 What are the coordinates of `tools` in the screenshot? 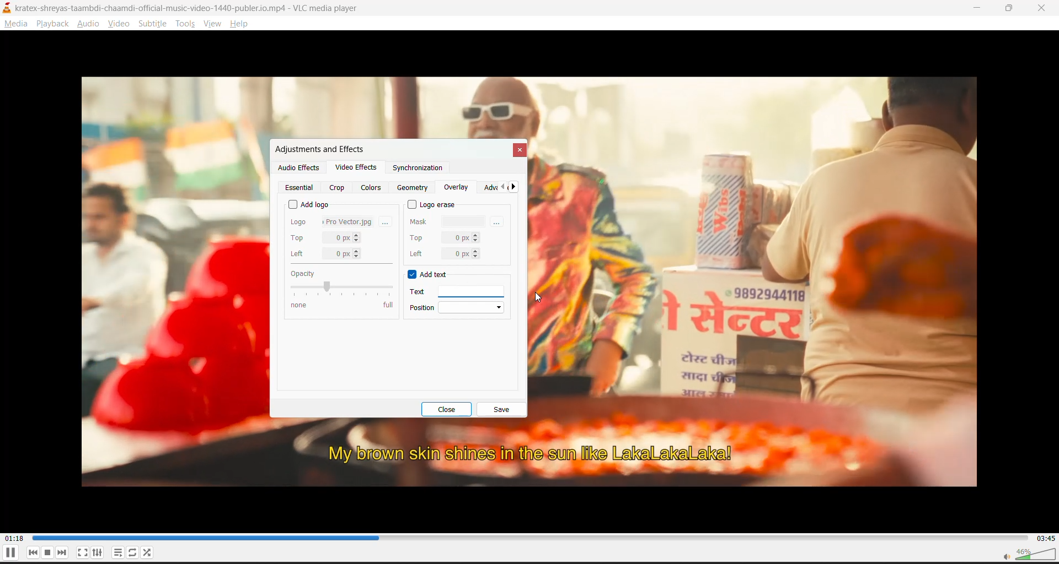 It's located at (184, 25).